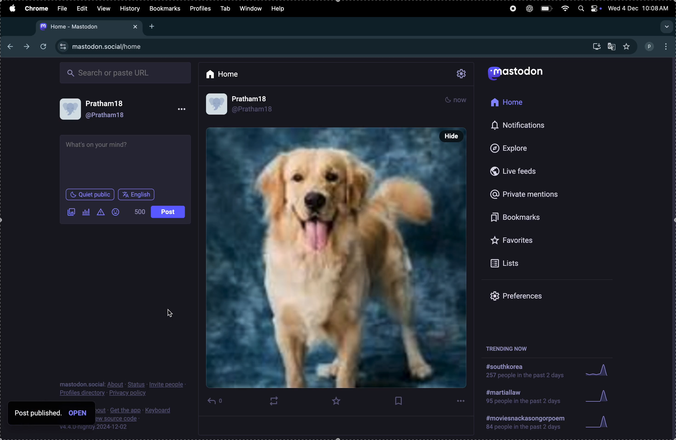  What do you see at coordinates (218, 402) in the screenshot?
I see `reply` at bounding box center [218, 402].